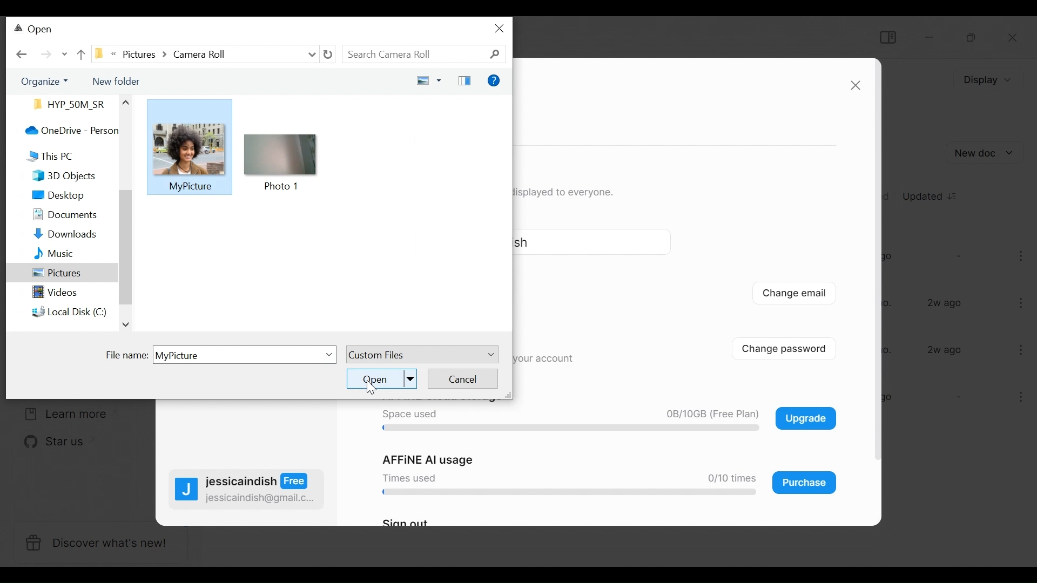 This screenshot has height=583, width=1037. I want to click on My picture, so click(191, 187).